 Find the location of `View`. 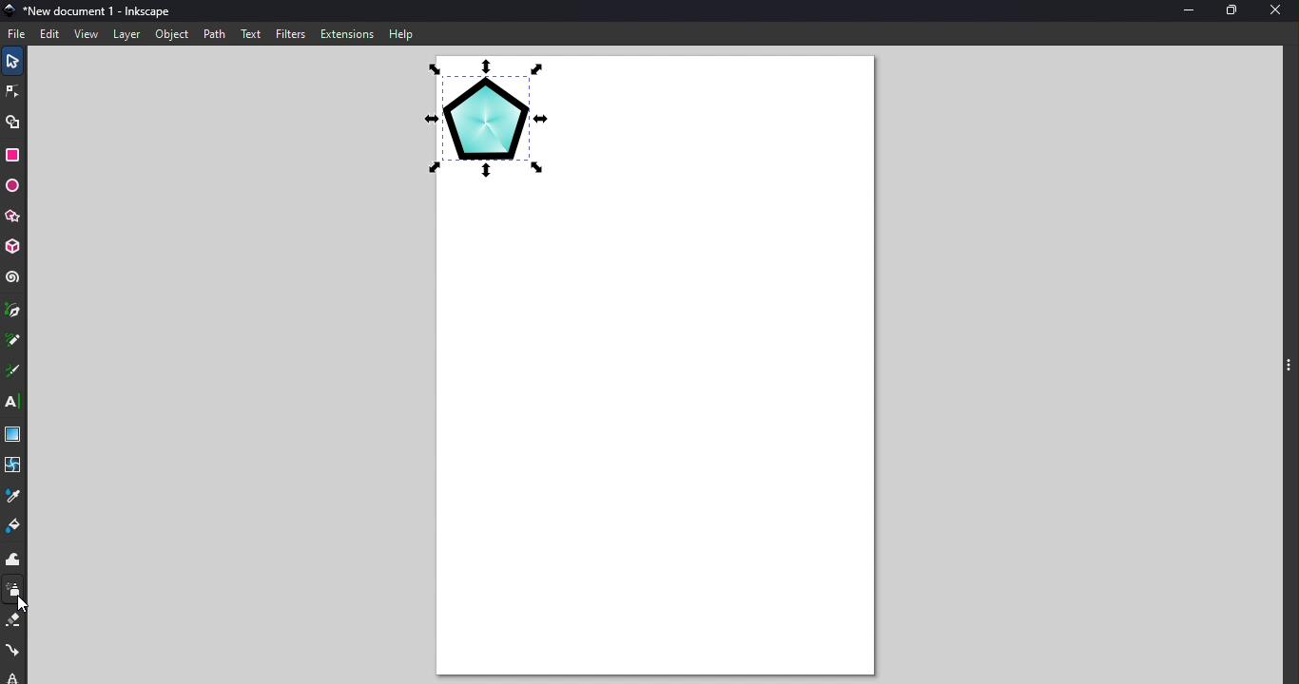

View is located at coordinates (84, 34).